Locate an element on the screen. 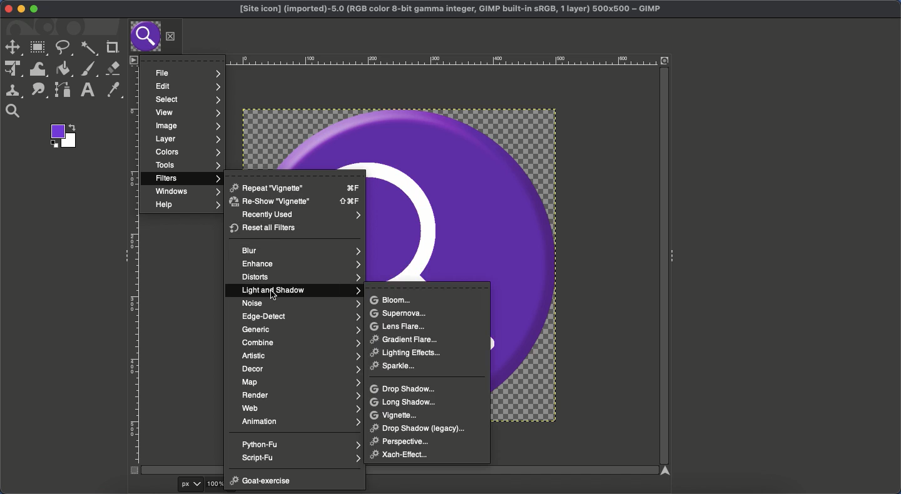 This screenshot has width=901, height=494. Recently used is located at coordinates (300, 216).